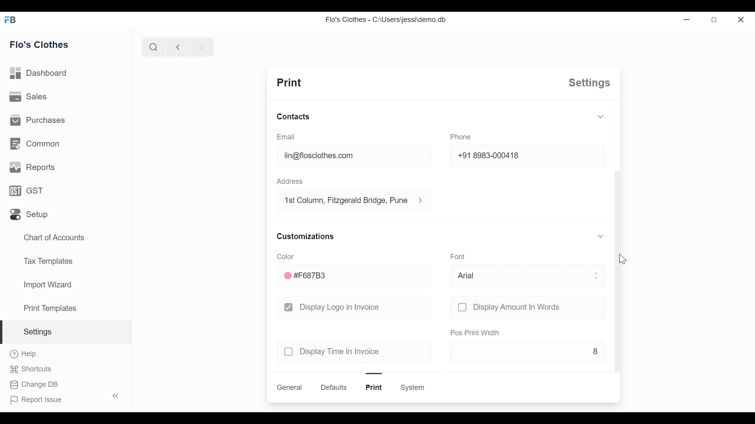  Describe the element at coordinates (31, 369) in the screenshot. I see `shortcuts` at that location.